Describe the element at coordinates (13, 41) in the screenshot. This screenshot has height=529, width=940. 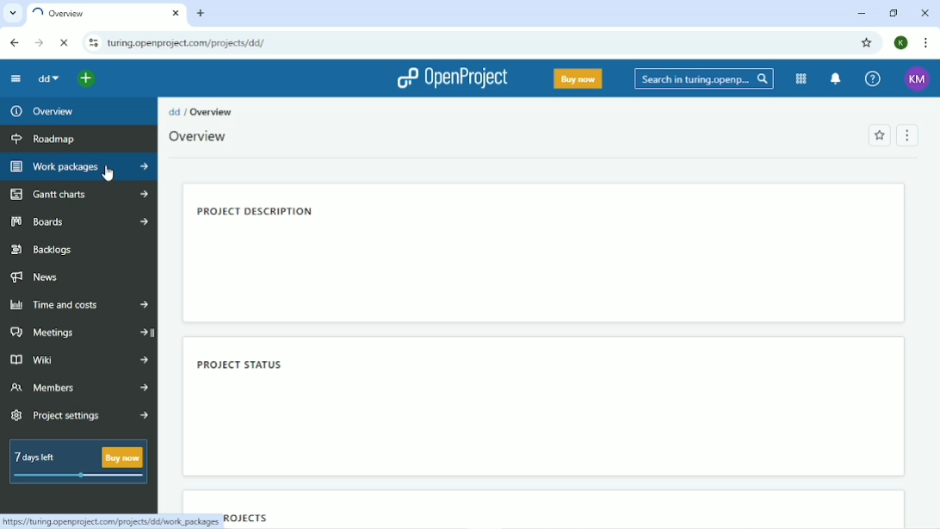
I see `Back` at that location.